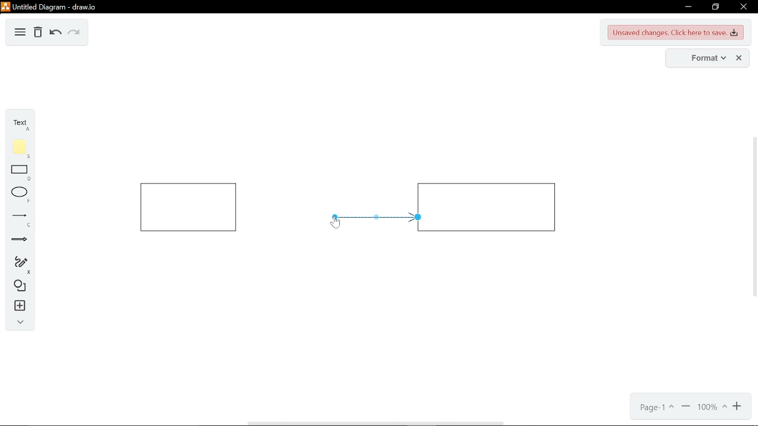 Image resolution: width=758 pixels, height=426 pixels. Describe the element at coordinates (711, 408) in the screenshot. I see `current zoom` at that location.